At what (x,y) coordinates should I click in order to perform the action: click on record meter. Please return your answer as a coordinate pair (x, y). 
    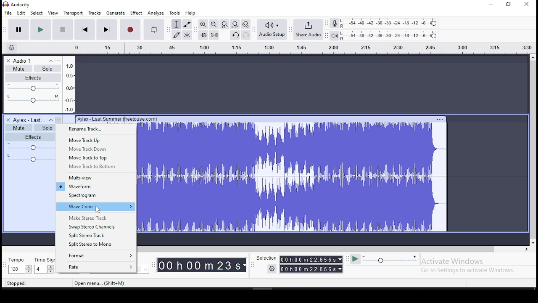
    Looking at the image, I should click on (335, 24).